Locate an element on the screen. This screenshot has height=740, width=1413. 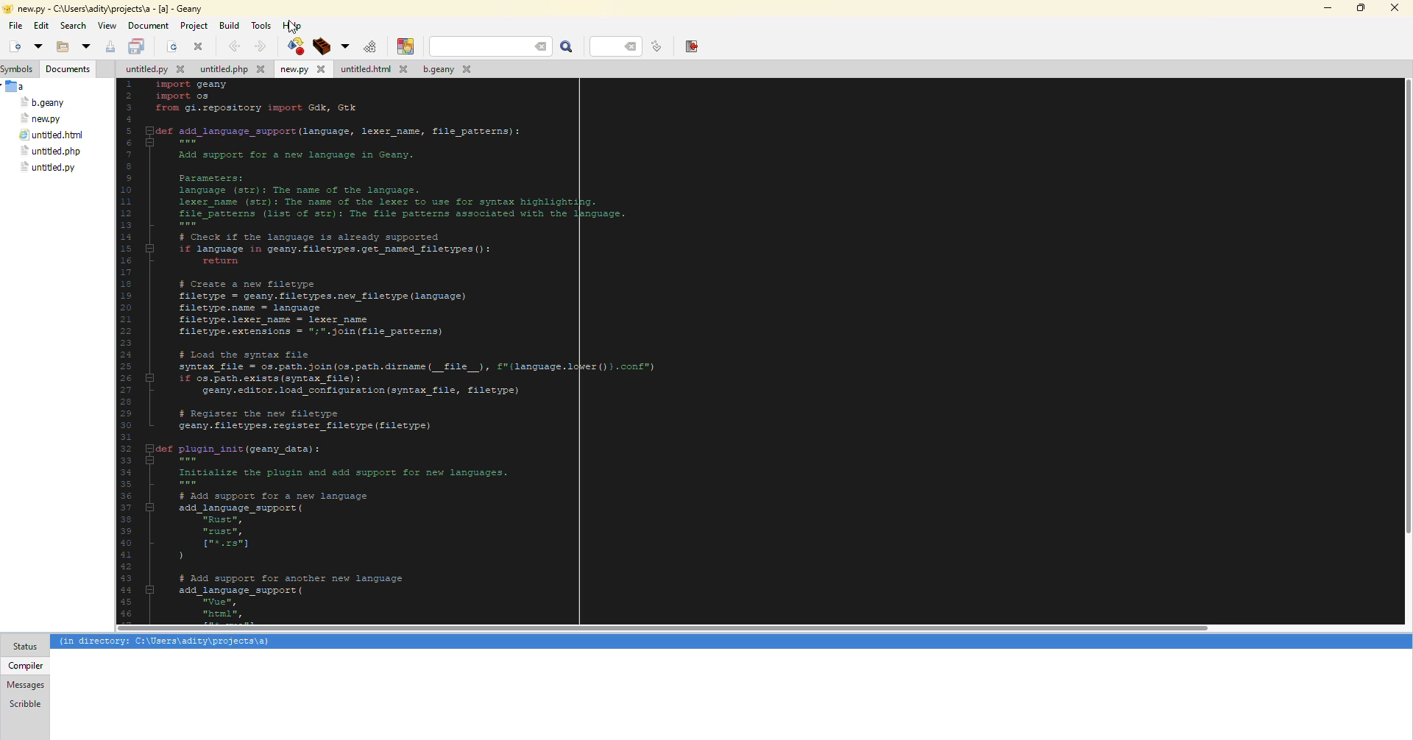
color is located at coordinates (403, 46).